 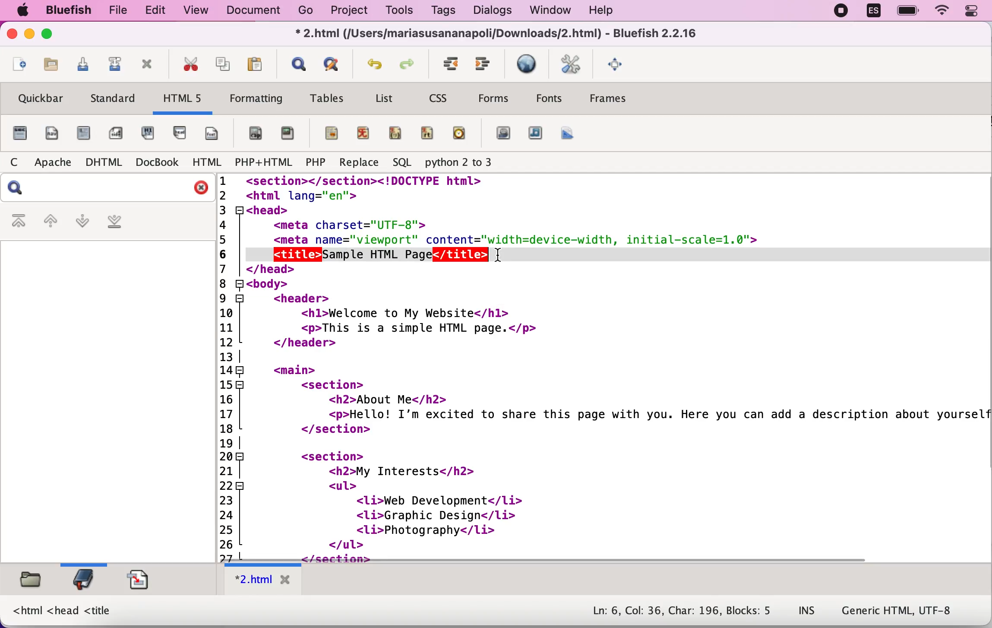 I want to click on hgroup, so click(x=153, y=133).